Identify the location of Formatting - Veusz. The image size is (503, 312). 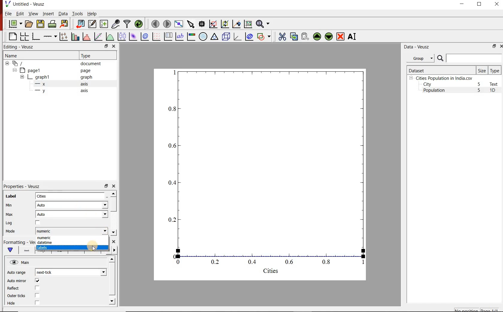
(19, 242).